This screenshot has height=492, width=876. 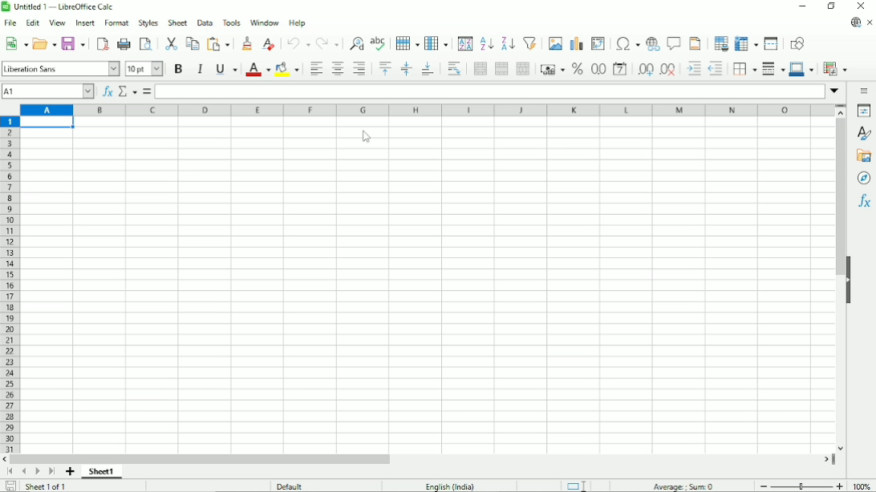 What do you see at coordinates (355, 42) in the screenshot?
I see `Find and replace` at bounding box center [355, 42].